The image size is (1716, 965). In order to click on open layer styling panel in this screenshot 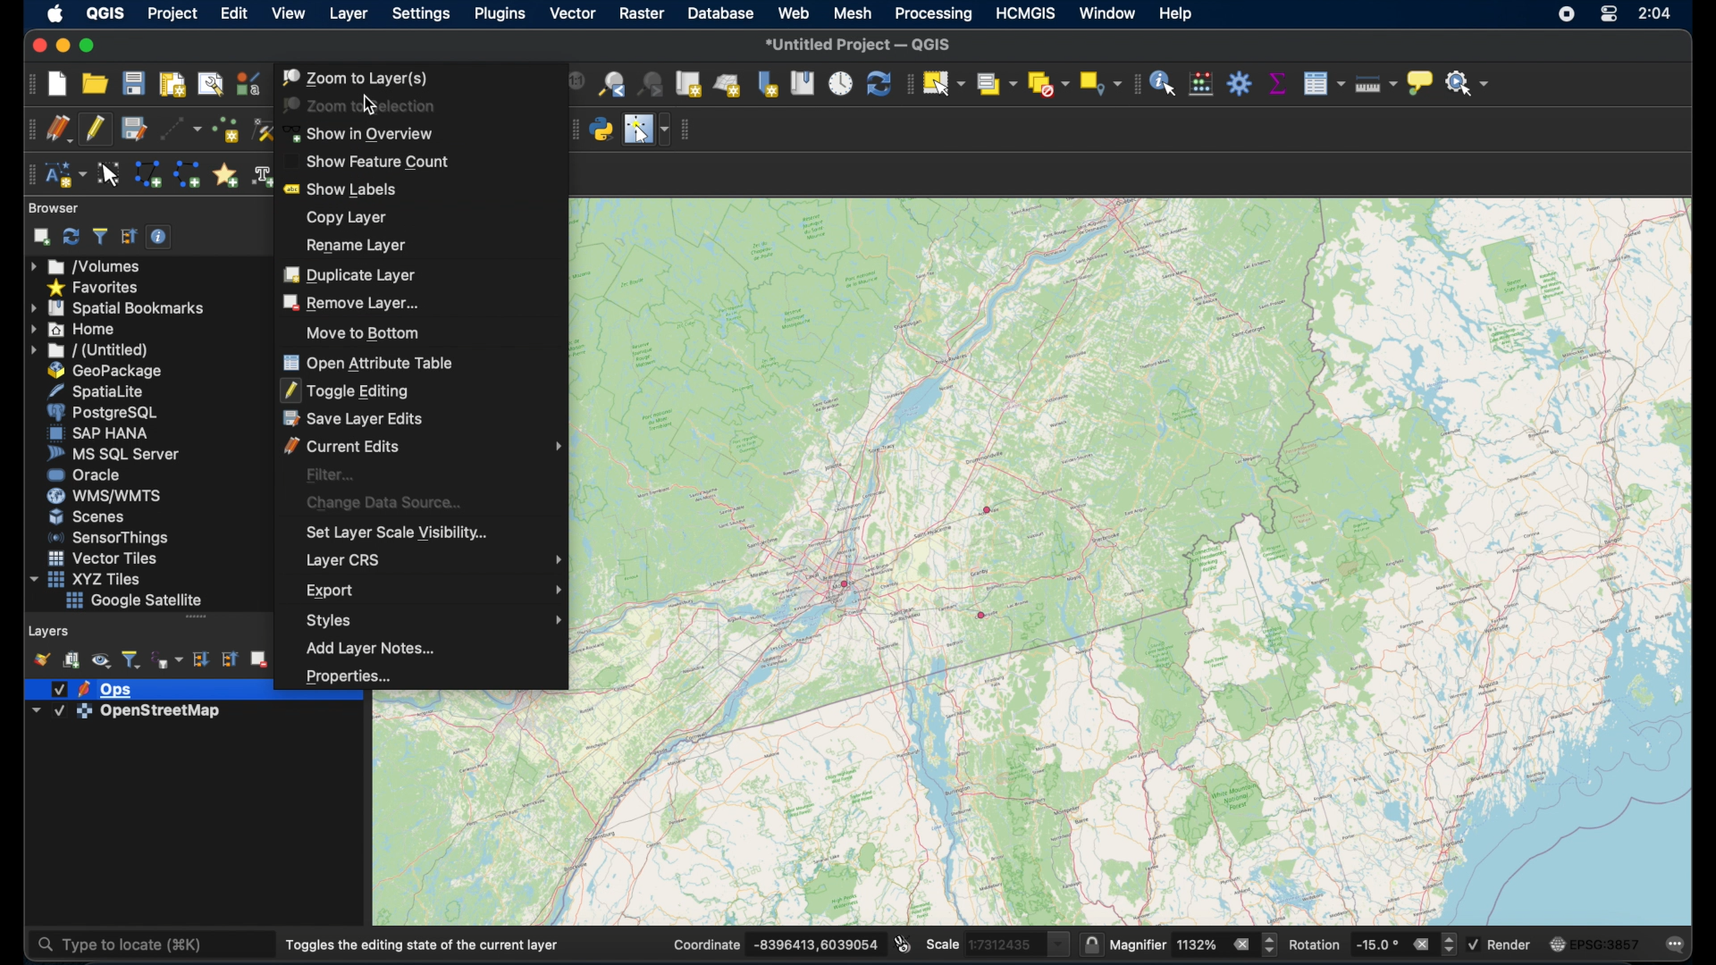, I will do `click(41, 659)`.